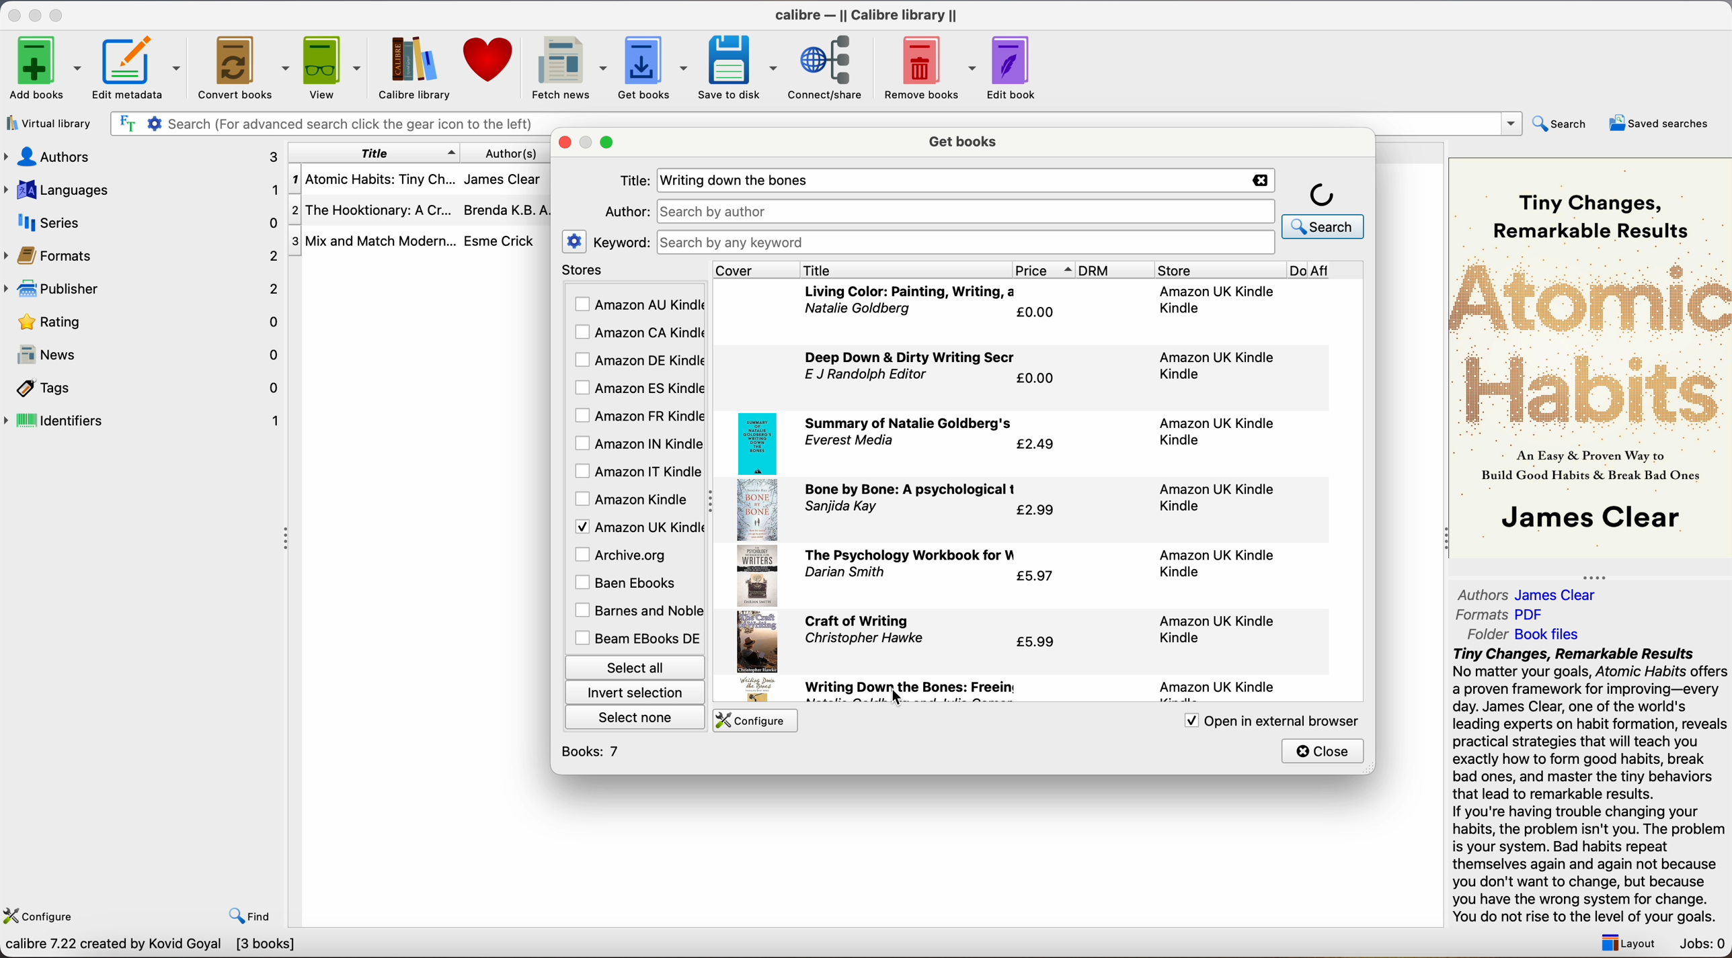 The width and height of the screenshot is (1732, 958). I want to click on cover, so click(756, 269).